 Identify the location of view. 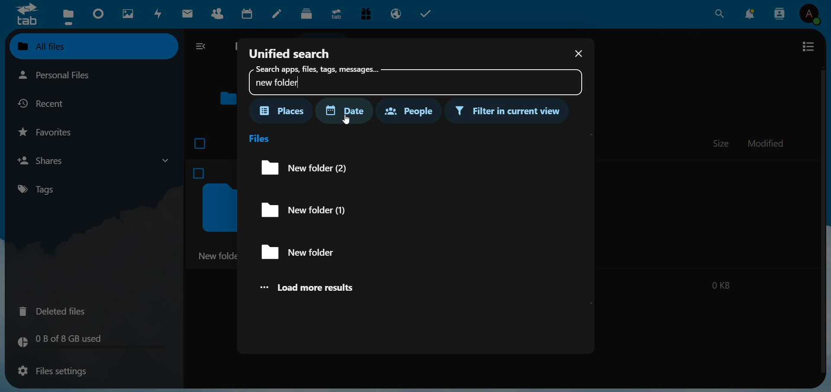
(808, 46).